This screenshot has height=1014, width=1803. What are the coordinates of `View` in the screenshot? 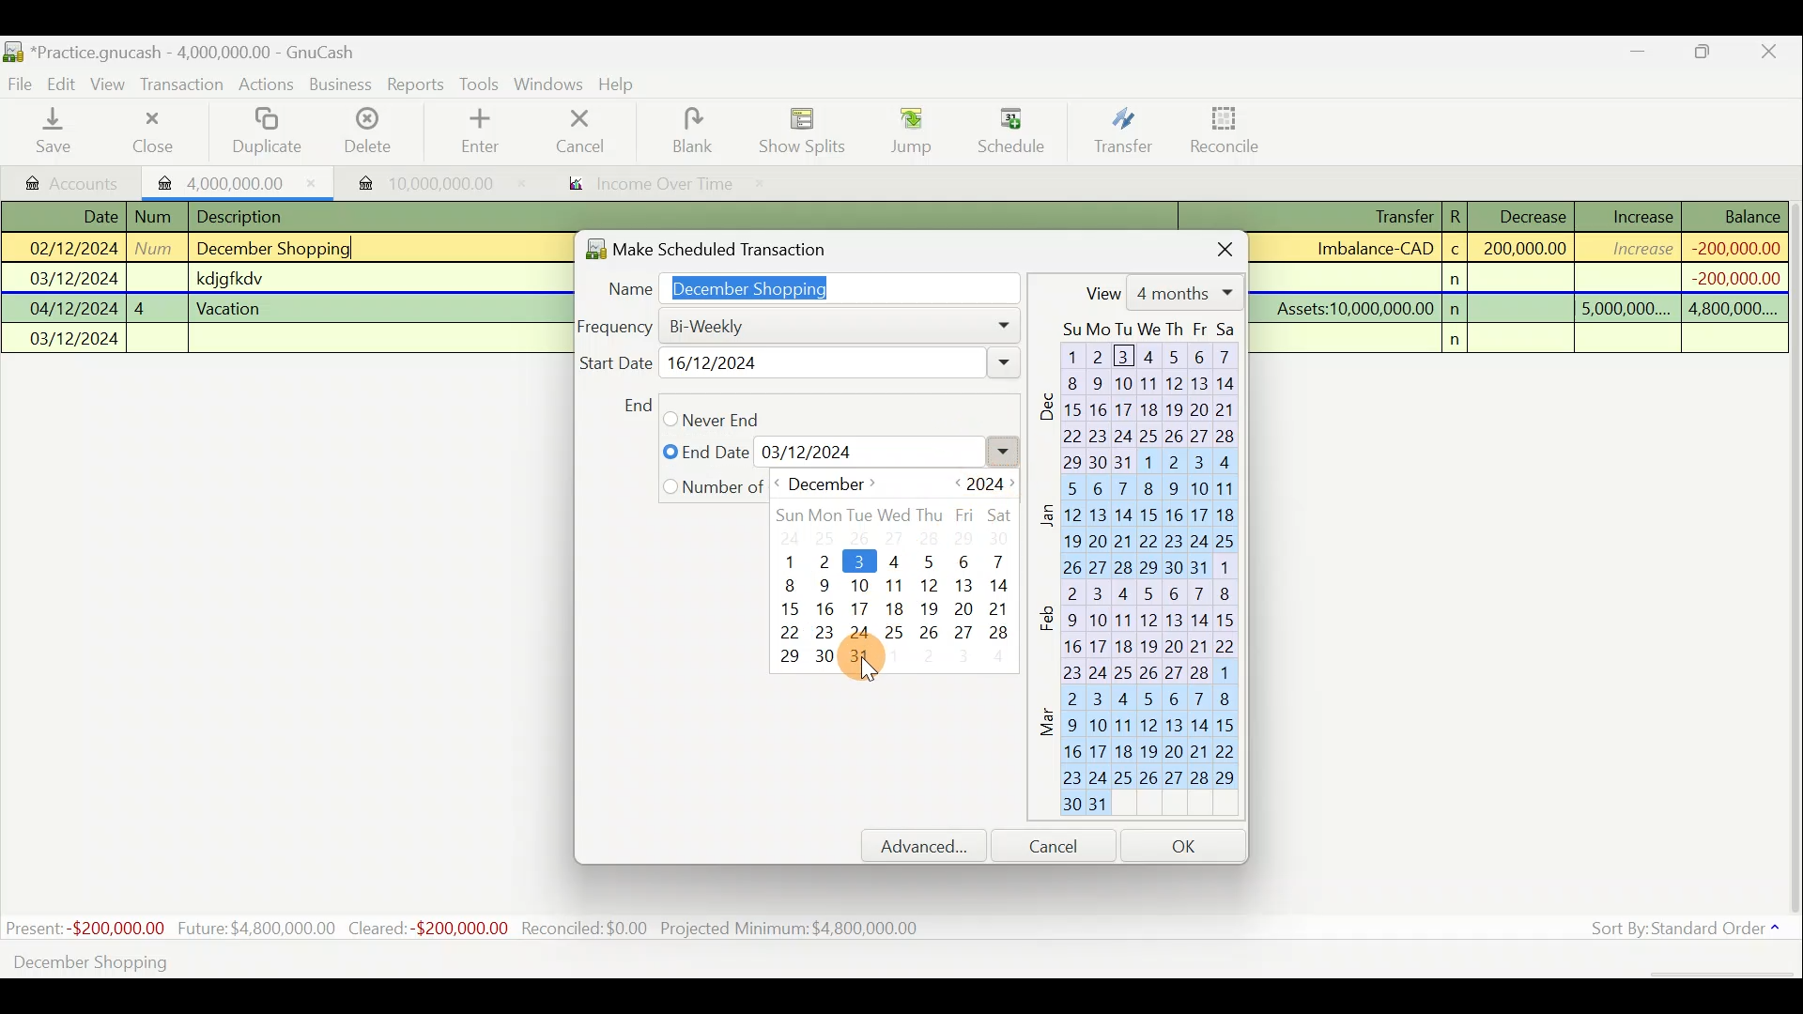 It's located at (111, 84).